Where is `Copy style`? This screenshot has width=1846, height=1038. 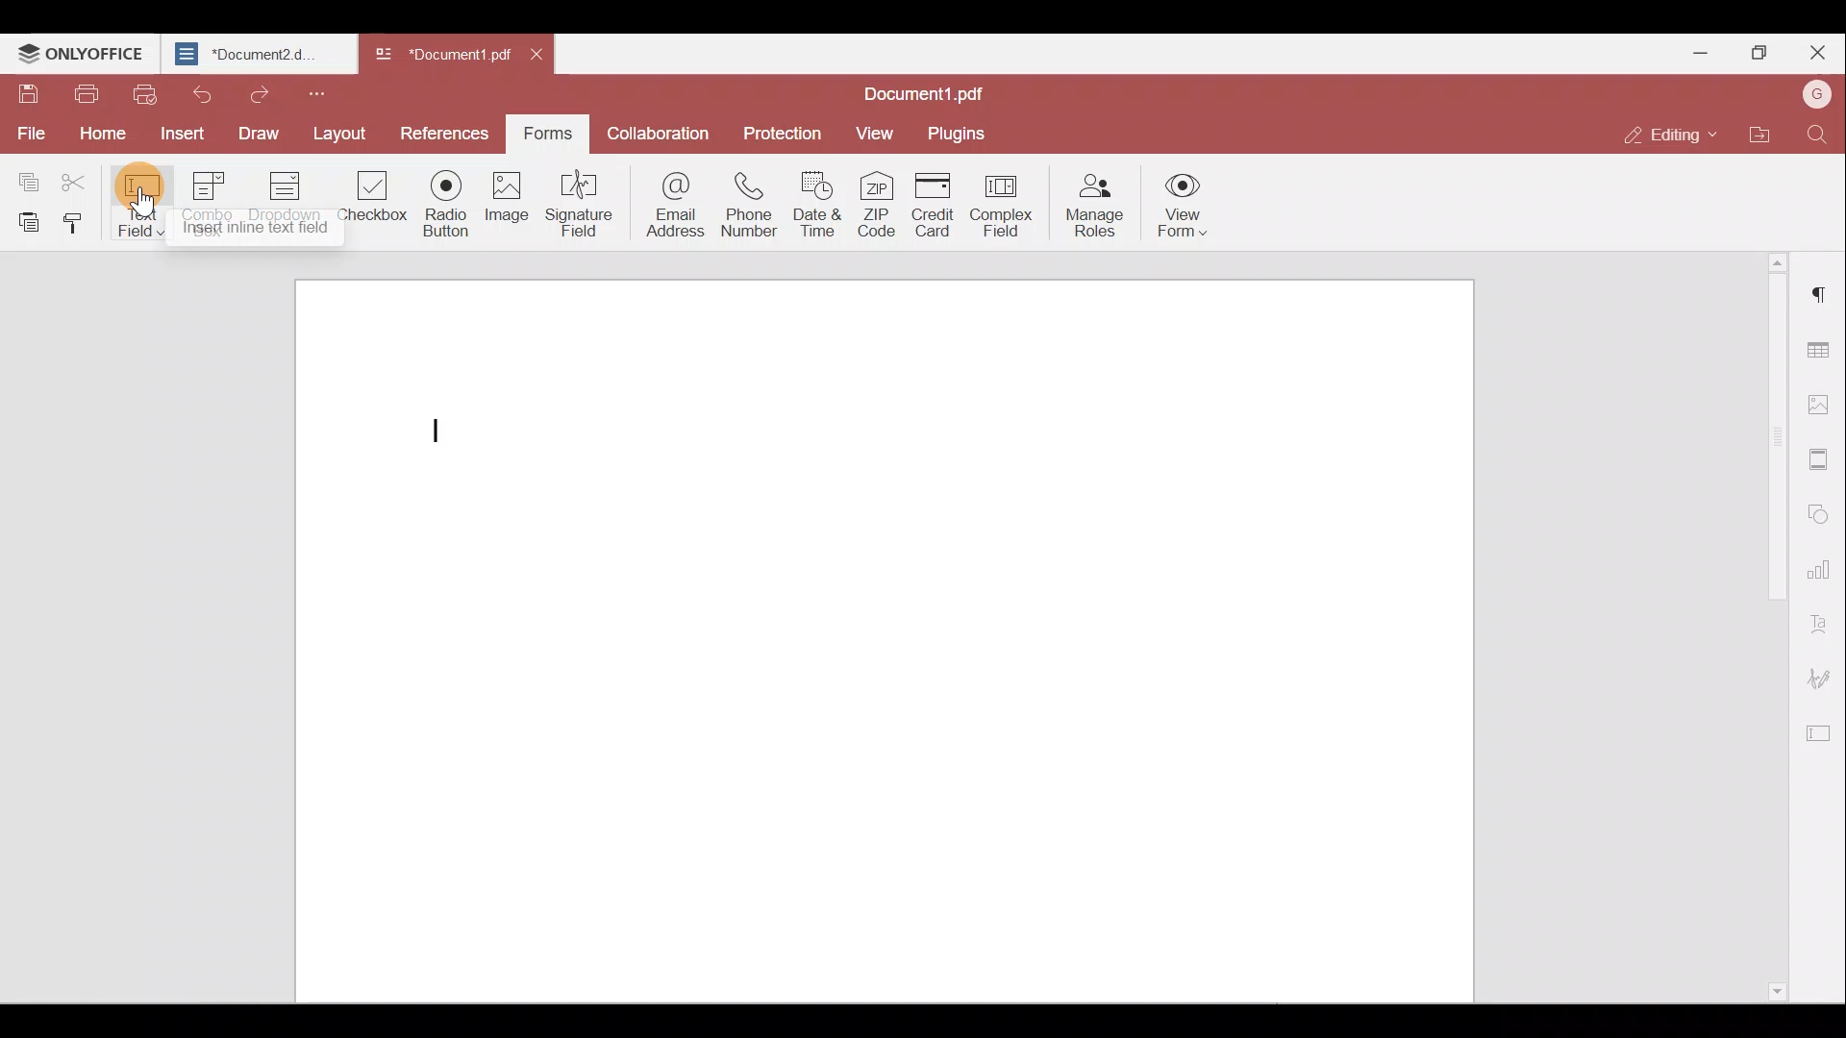 Copy style is located at coordinates (75, 226).